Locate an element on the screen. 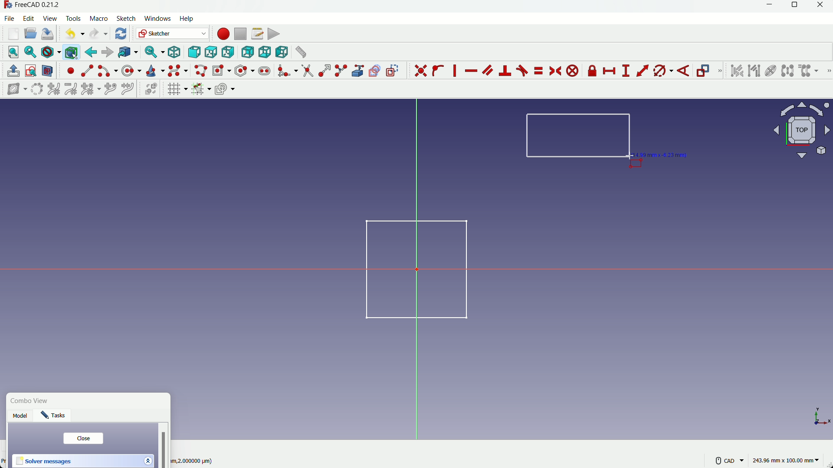 The height and width of the screenshot is (468, 833). toggle driving/ reference constraint is located at coordinates (705, 71).